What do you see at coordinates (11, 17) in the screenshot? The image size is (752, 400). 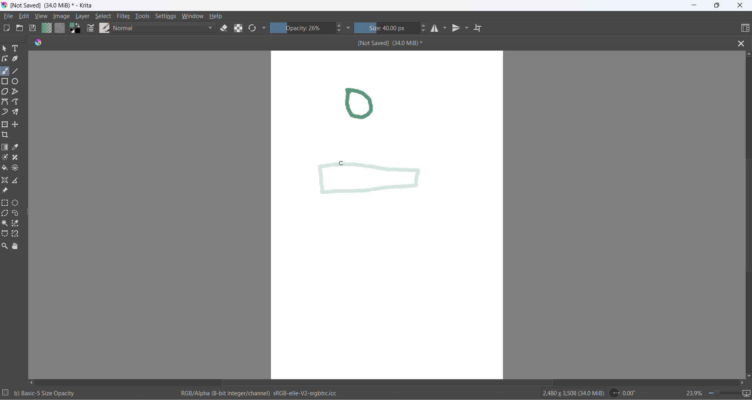 I see `file` at bounding box center [11, 17].